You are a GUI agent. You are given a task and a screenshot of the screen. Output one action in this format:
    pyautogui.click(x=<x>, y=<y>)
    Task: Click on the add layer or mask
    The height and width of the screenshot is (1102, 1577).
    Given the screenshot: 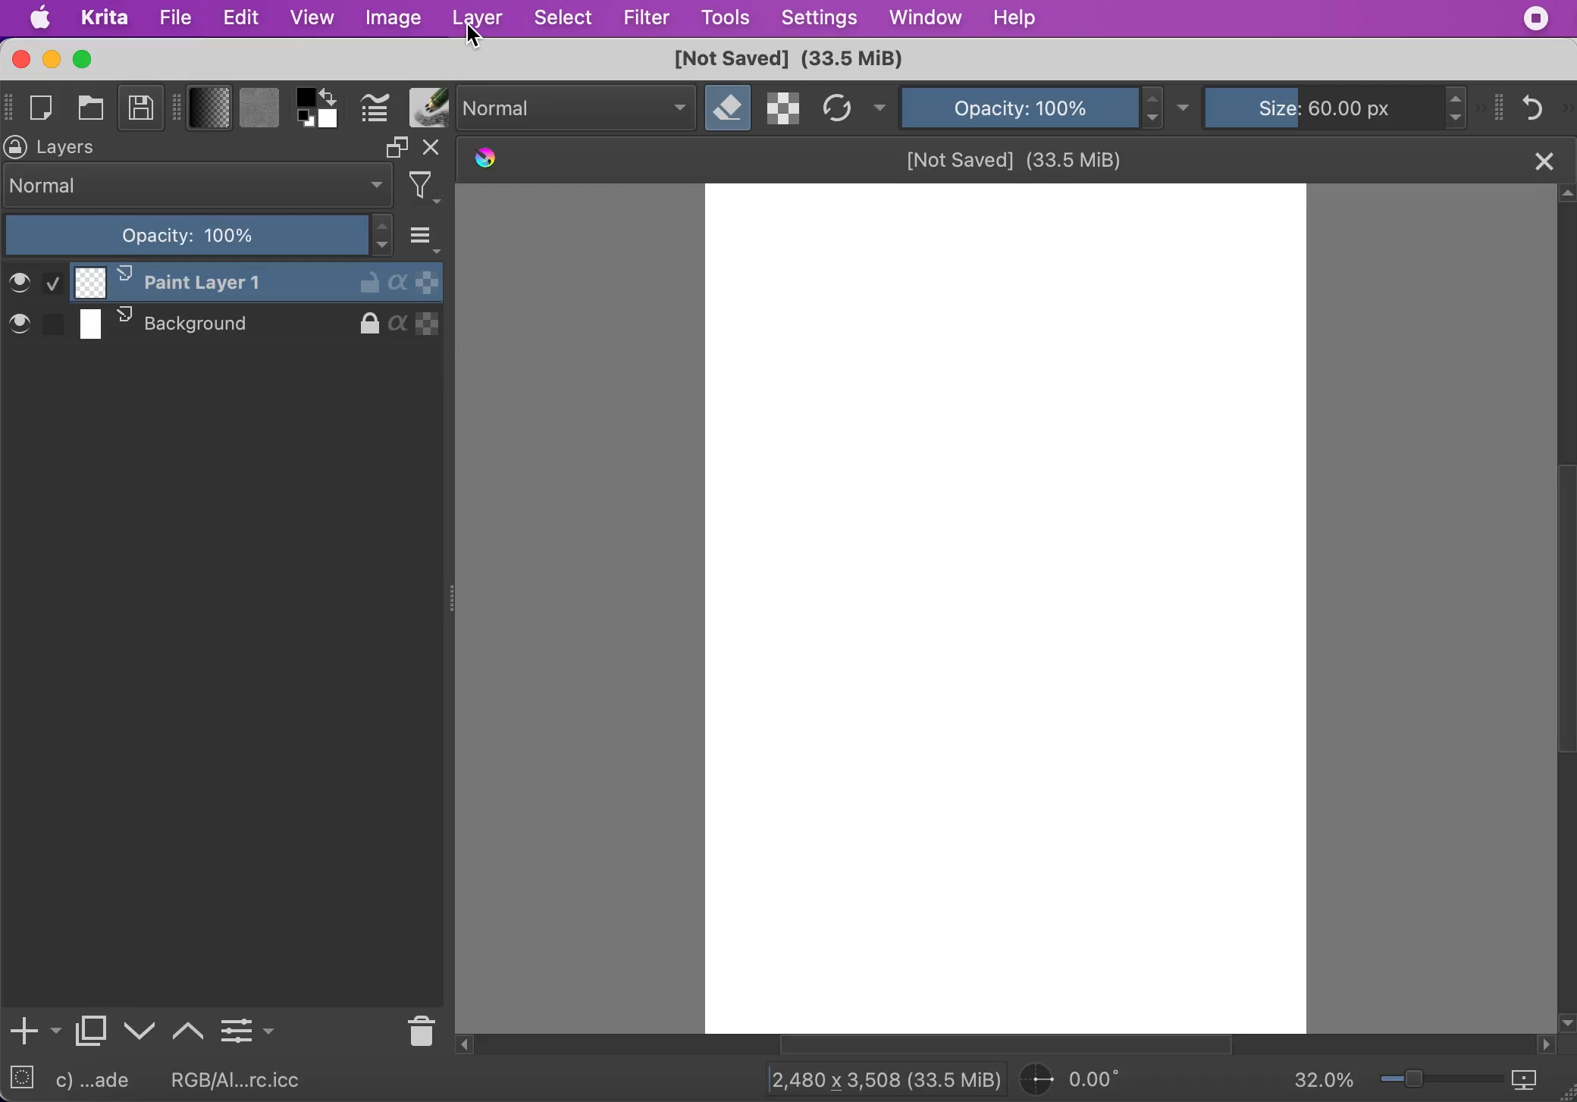 What is the action you would take?
    pyautogui.click(x=33, y=1032)
    